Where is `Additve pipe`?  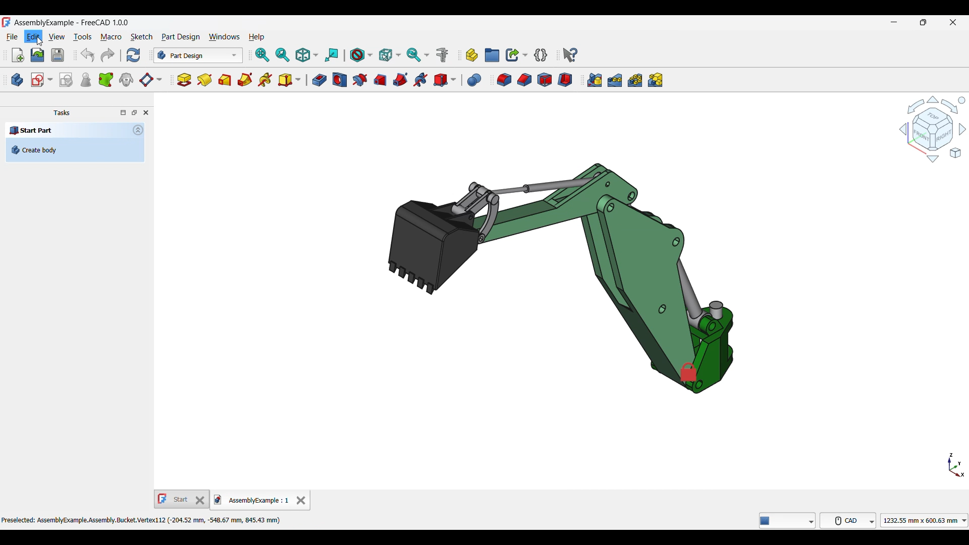
Additve pipe is located at coordinates (245, 80).